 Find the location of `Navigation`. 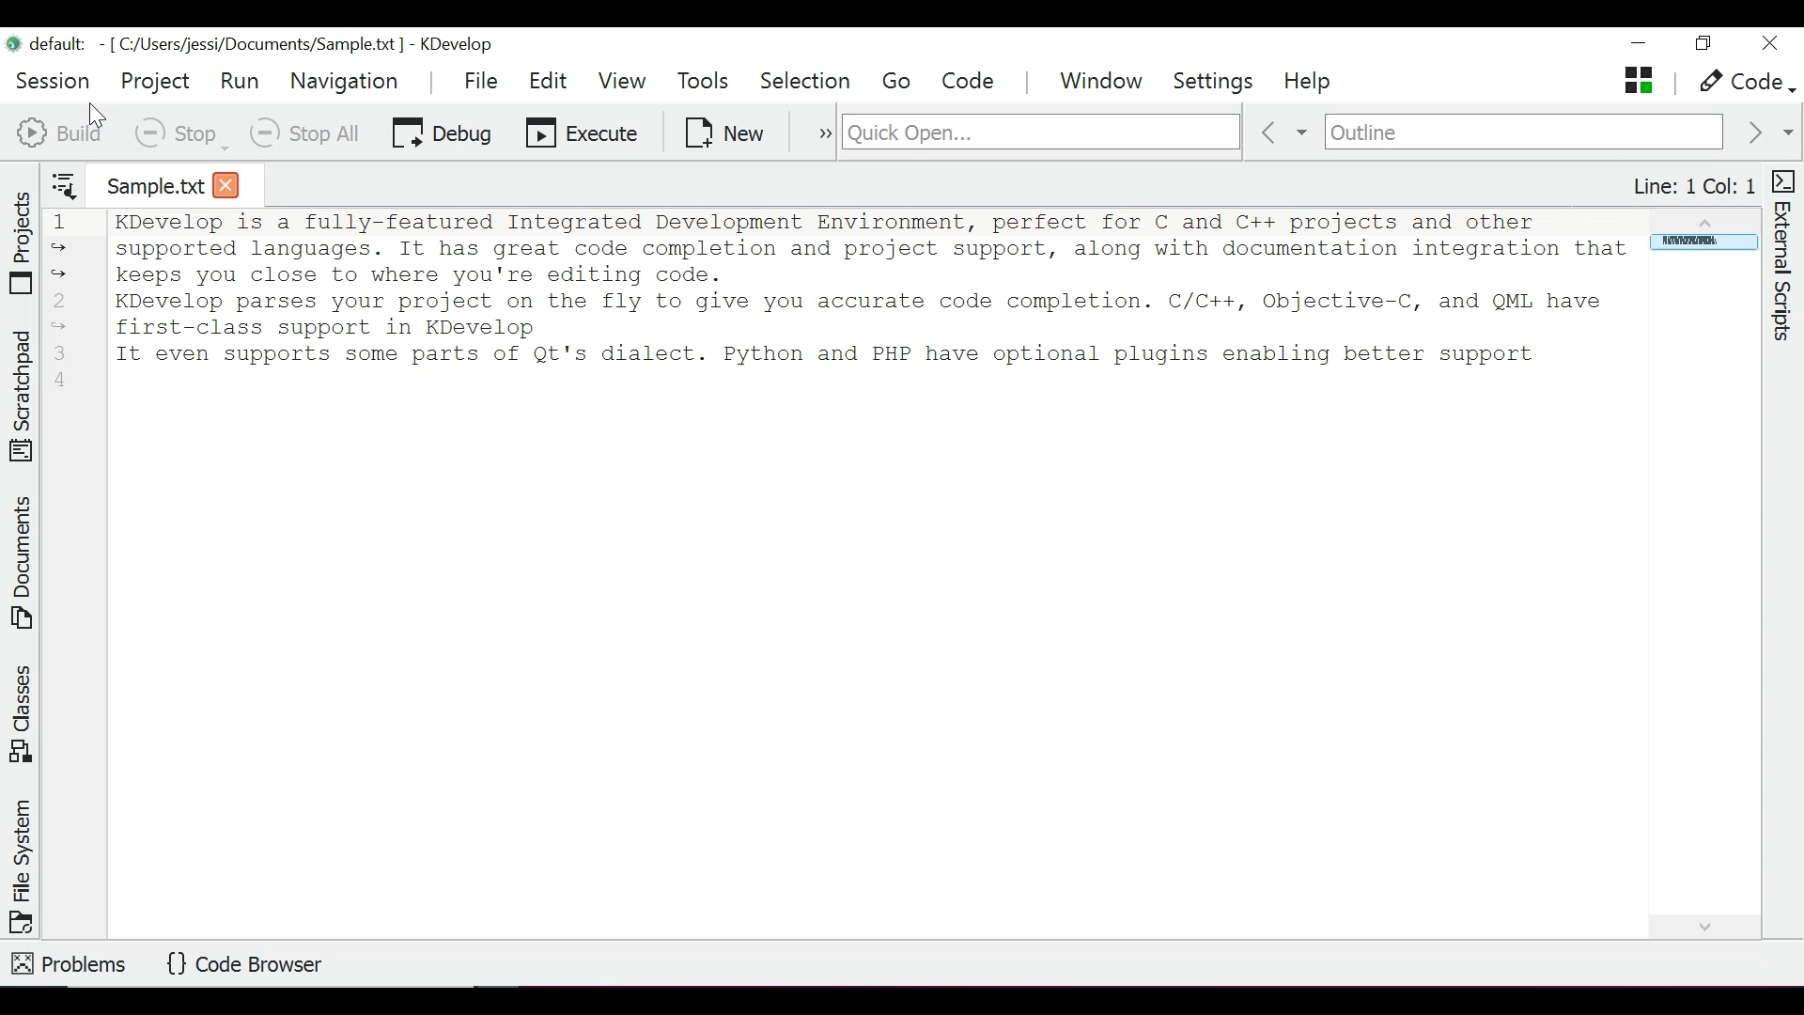

Navigation is located at coordinates (349, 83).